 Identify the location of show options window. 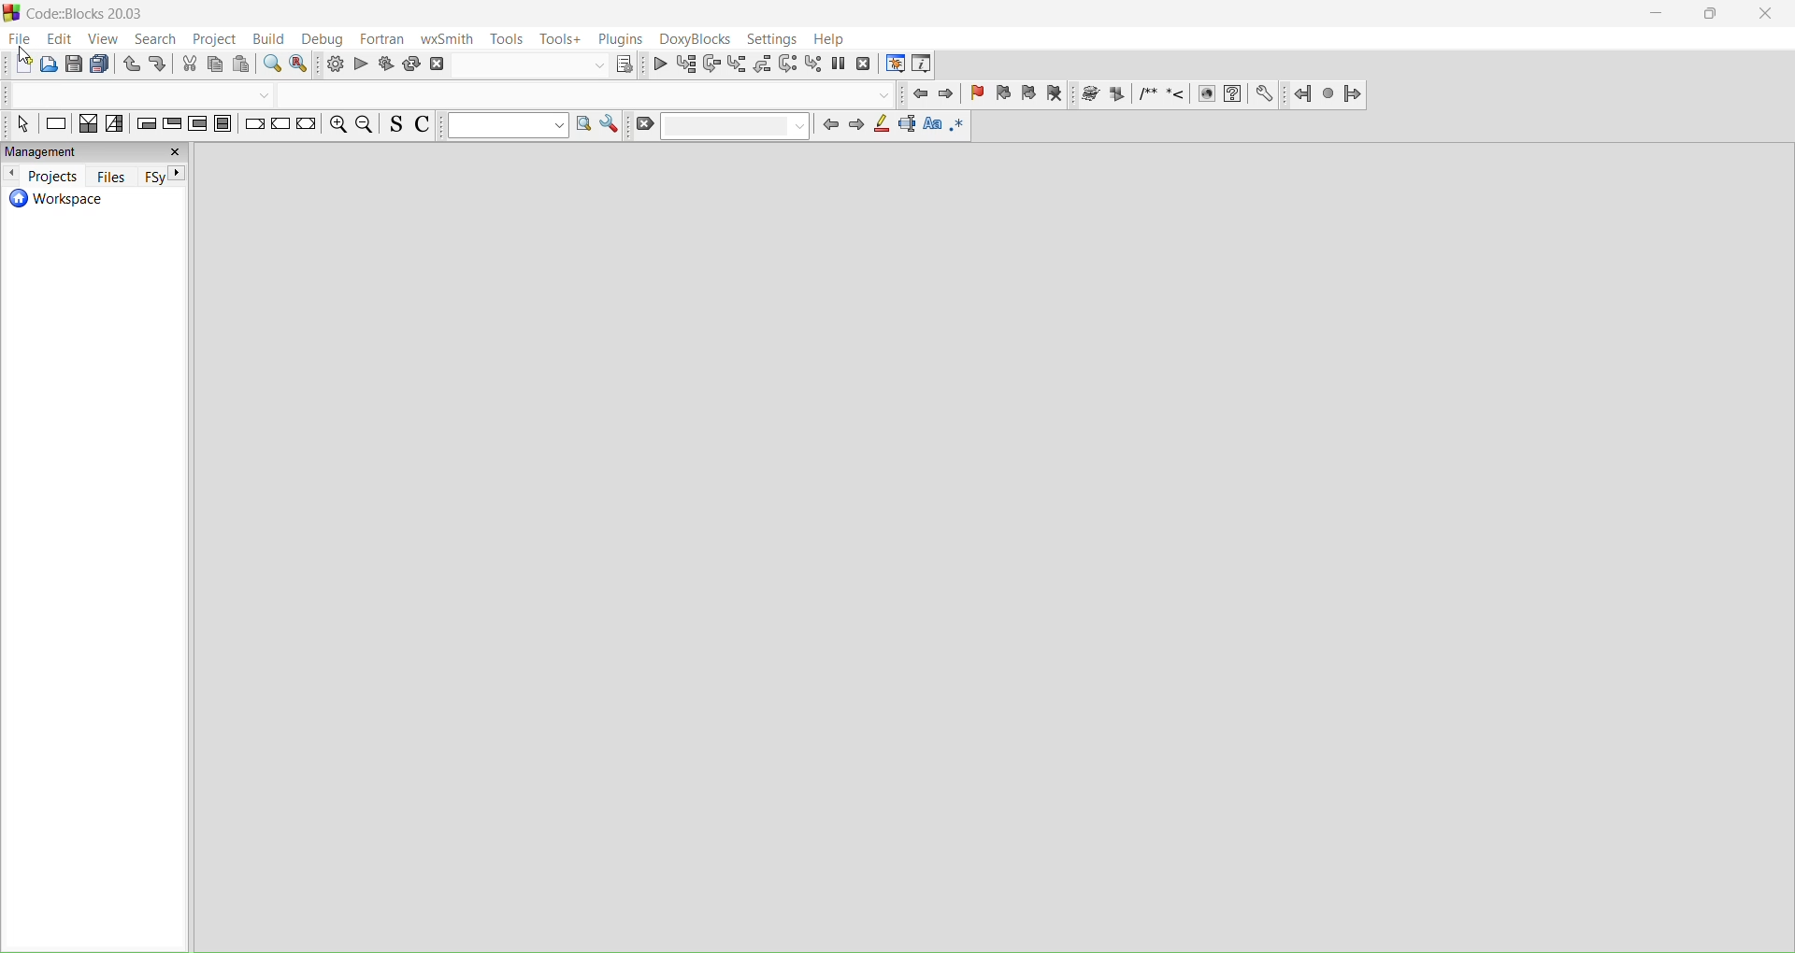
(610, 125).